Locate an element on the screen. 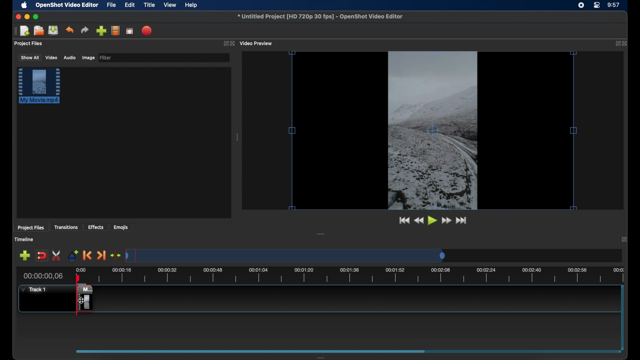  close is located at coordinates (17, 17).